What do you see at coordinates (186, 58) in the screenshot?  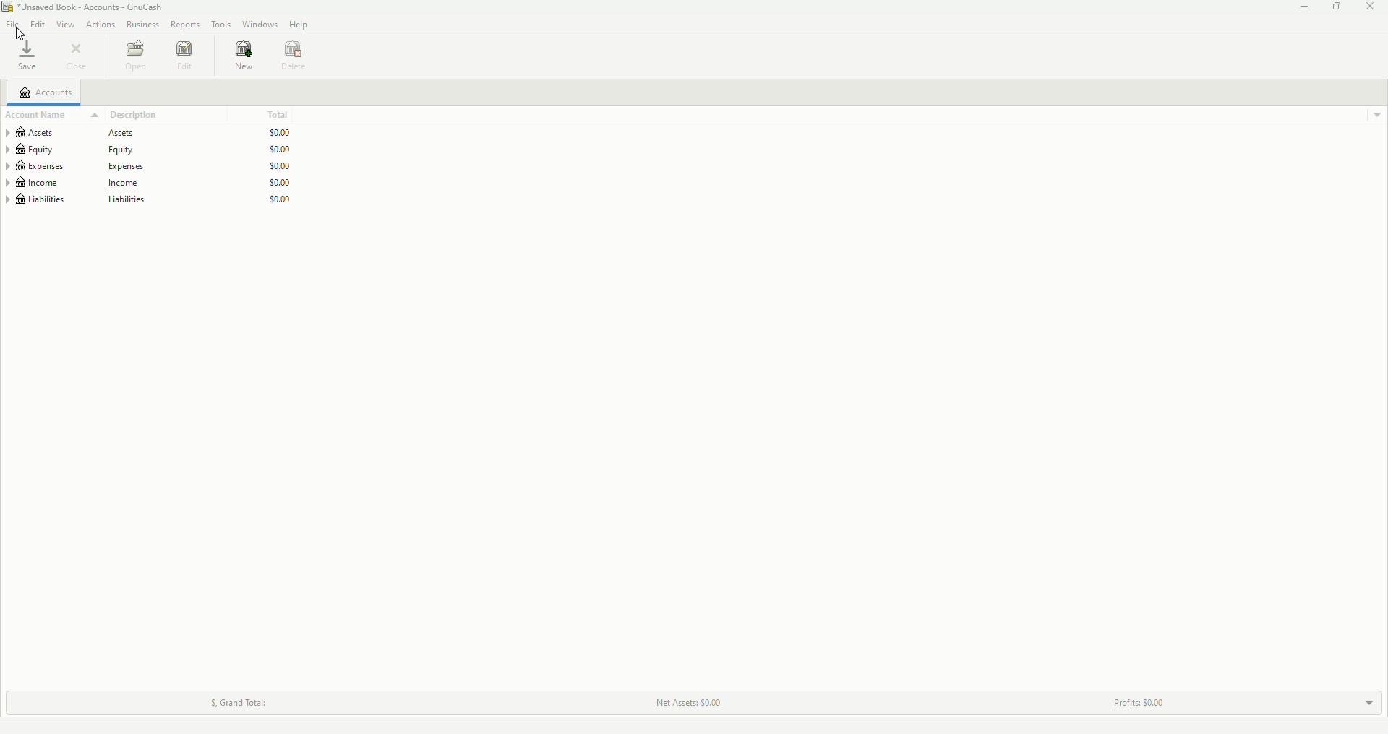 I see `Edit` at bounding box center [186, 58].